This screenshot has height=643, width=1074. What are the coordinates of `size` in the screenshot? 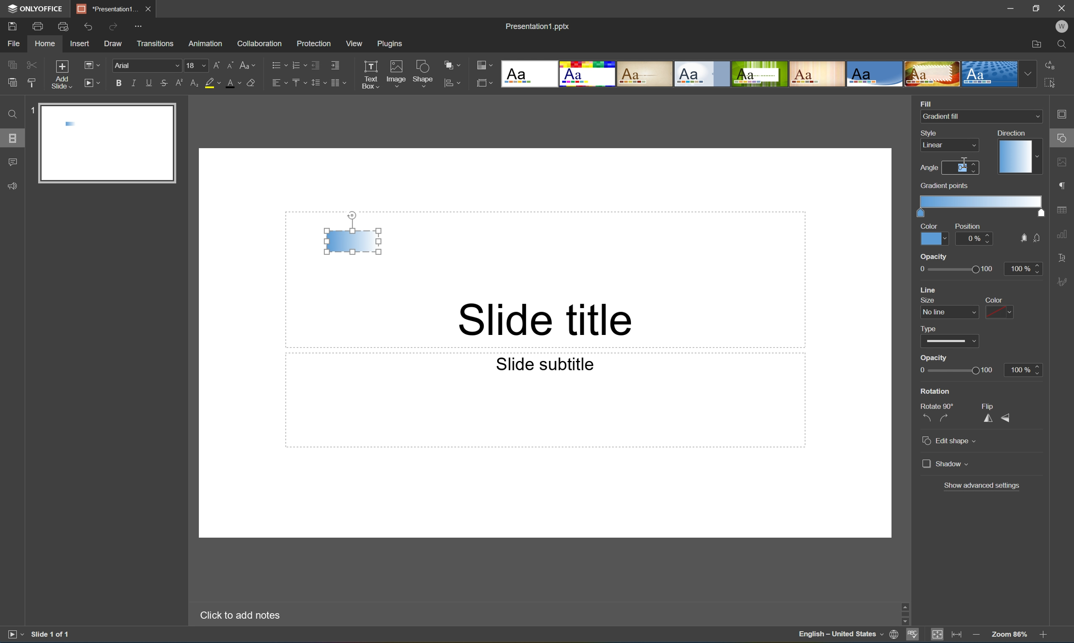 It's located at (926, 300).